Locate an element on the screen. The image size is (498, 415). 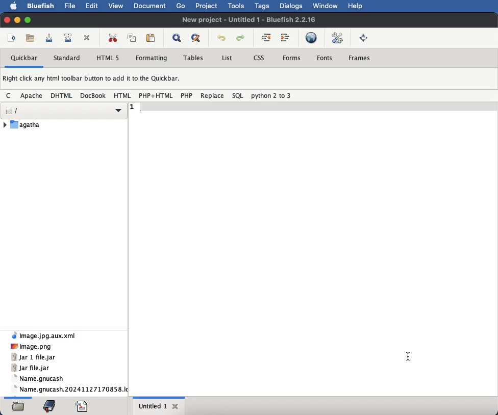
file is located at coordinates (63, 124).